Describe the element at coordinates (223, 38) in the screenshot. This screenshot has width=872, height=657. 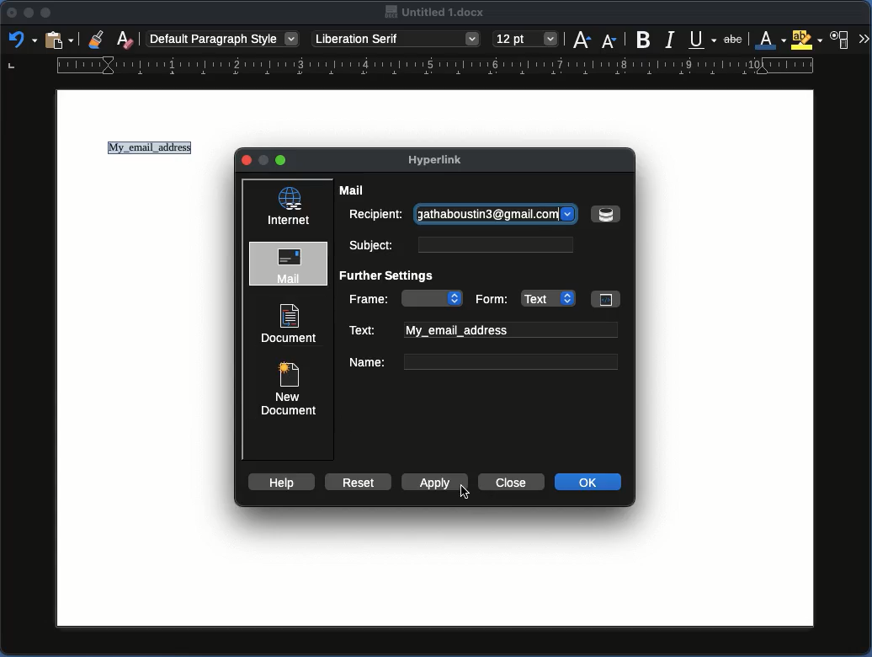
I see `Default paragraph style` at that location.